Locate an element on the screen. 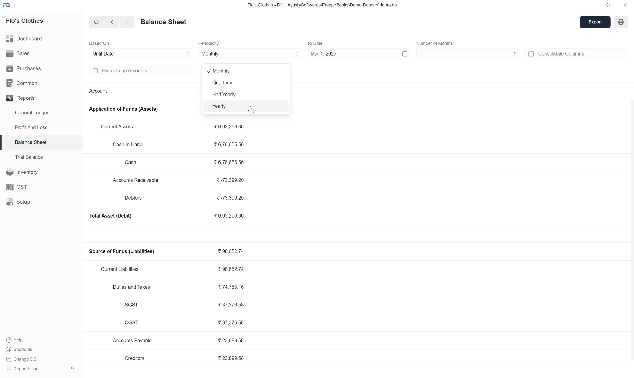 This screenshot has height=378, width=634. Trial Balance is located at coordinates (32, 158).